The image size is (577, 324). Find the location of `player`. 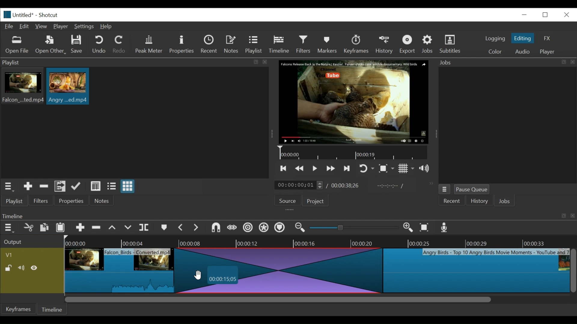

player is located at coordinates (548, 52).